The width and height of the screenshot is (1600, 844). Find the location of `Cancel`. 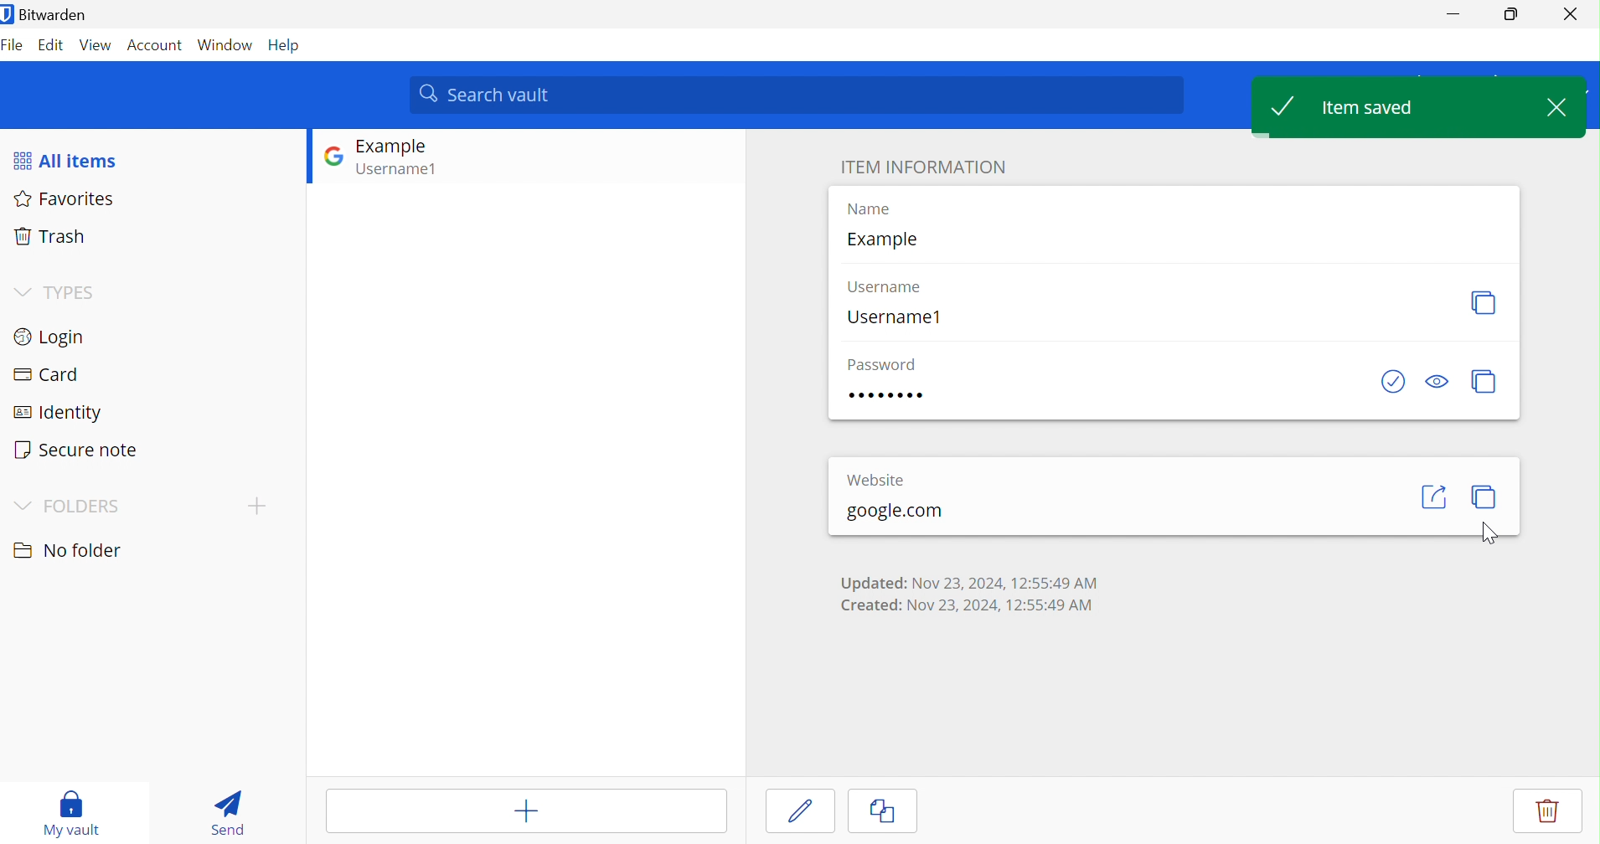

Cancel is located at coordinates (894, 812).